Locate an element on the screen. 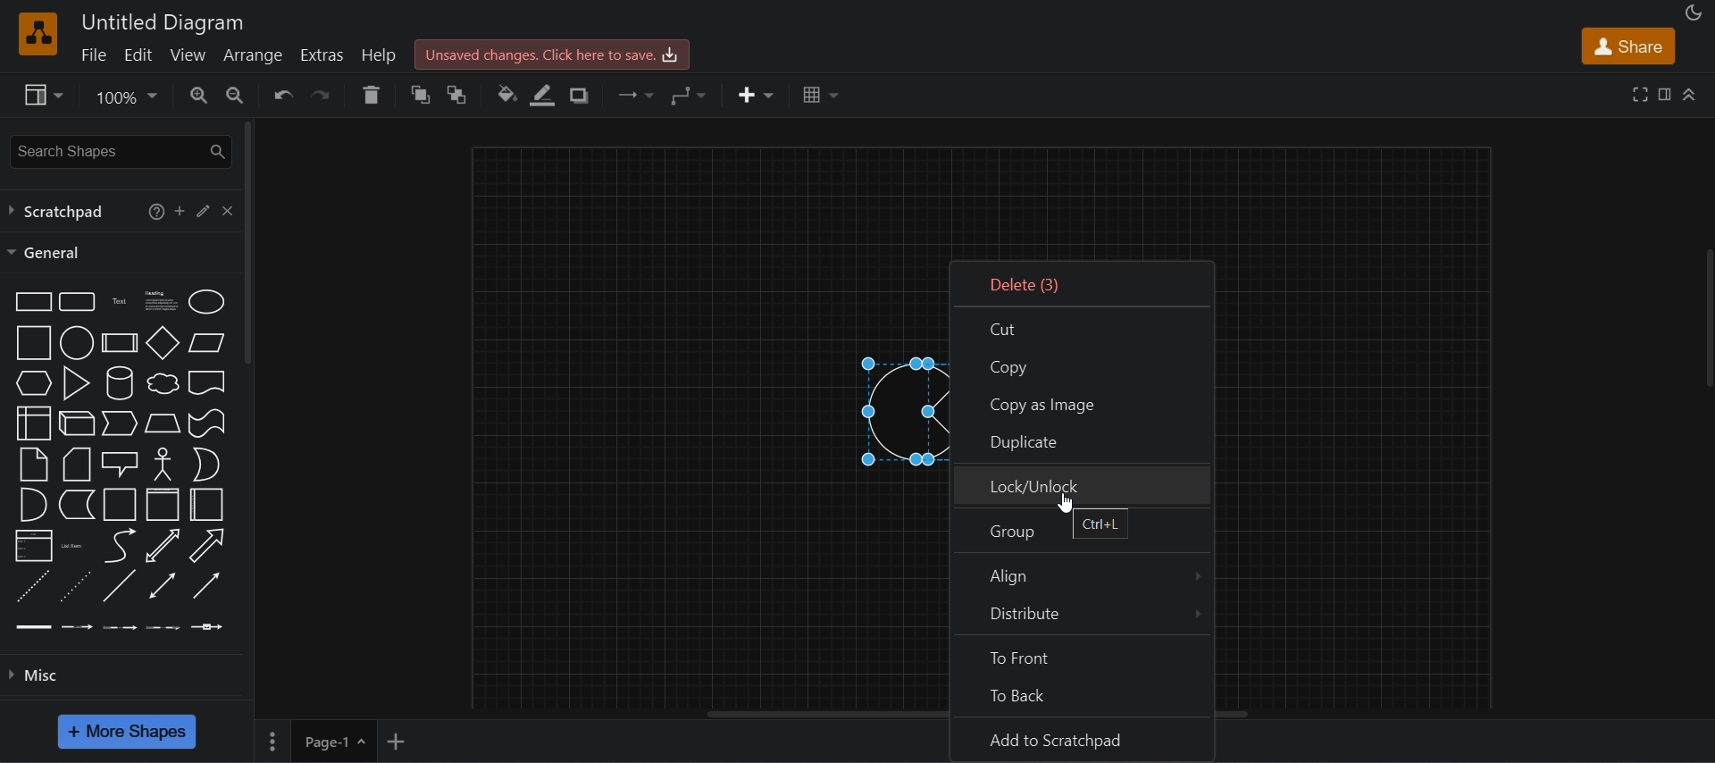 The width and height of the screenshot is (1715, 763). page options is located at coordinates (272, 742).